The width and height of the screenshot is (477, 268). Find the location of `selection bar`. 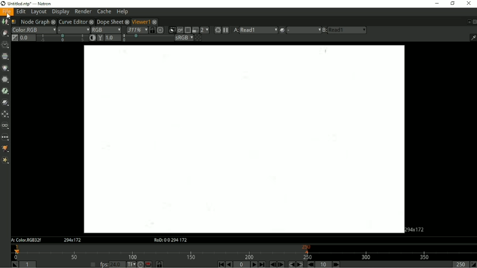

selection bar is located at coordinates (148, 38).